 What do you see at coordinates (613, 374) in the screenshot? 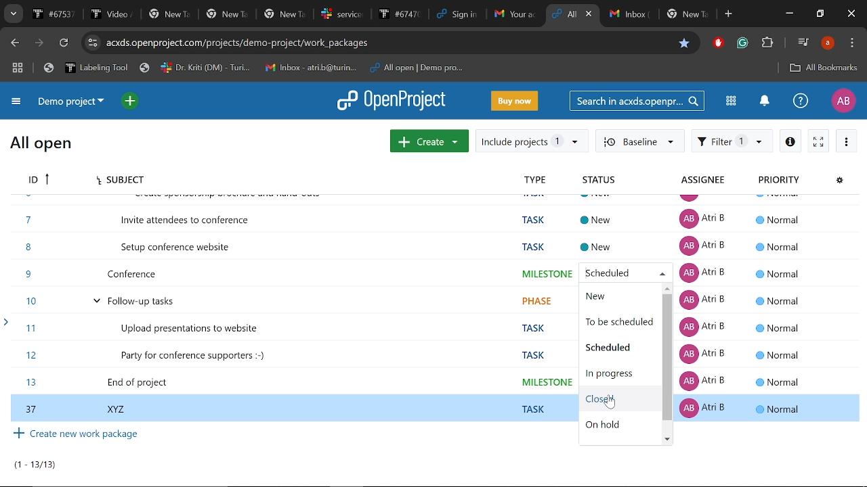
I see `Project status "In progress"` at bounding box center [613, 374].